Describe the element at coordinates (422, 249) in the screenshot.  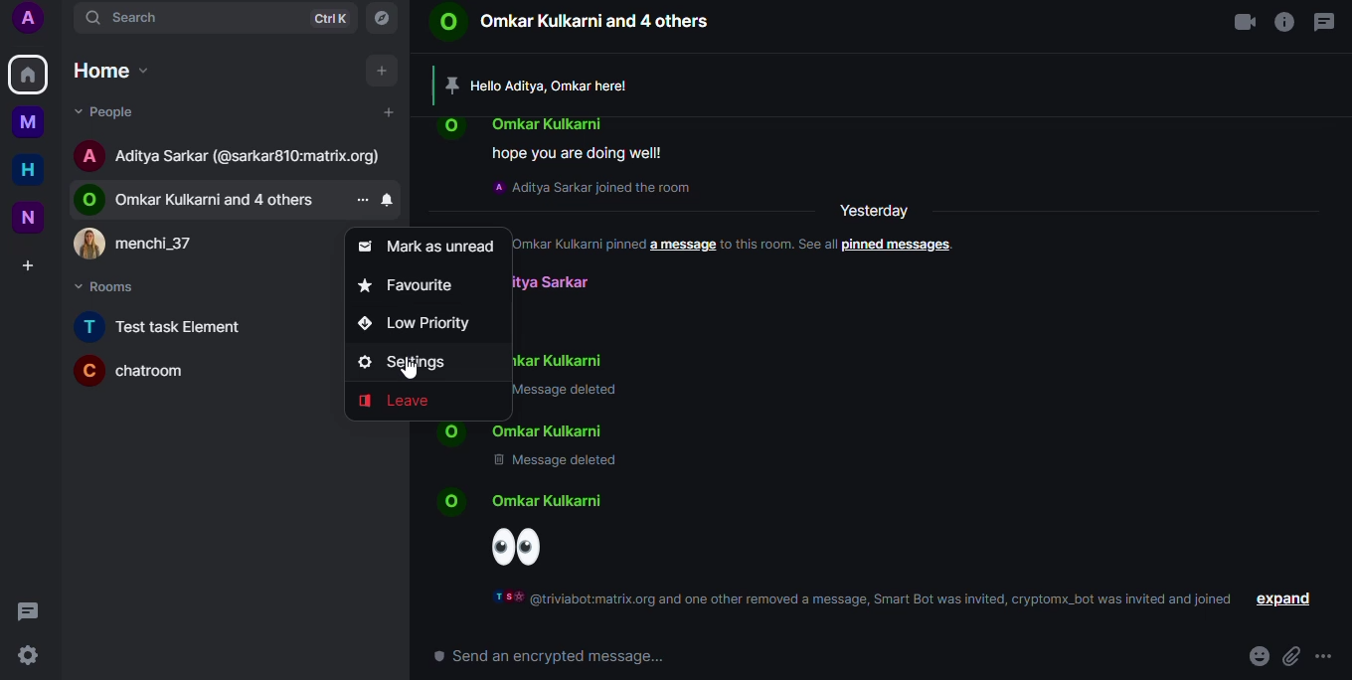
I see `mark as unread` at that location.